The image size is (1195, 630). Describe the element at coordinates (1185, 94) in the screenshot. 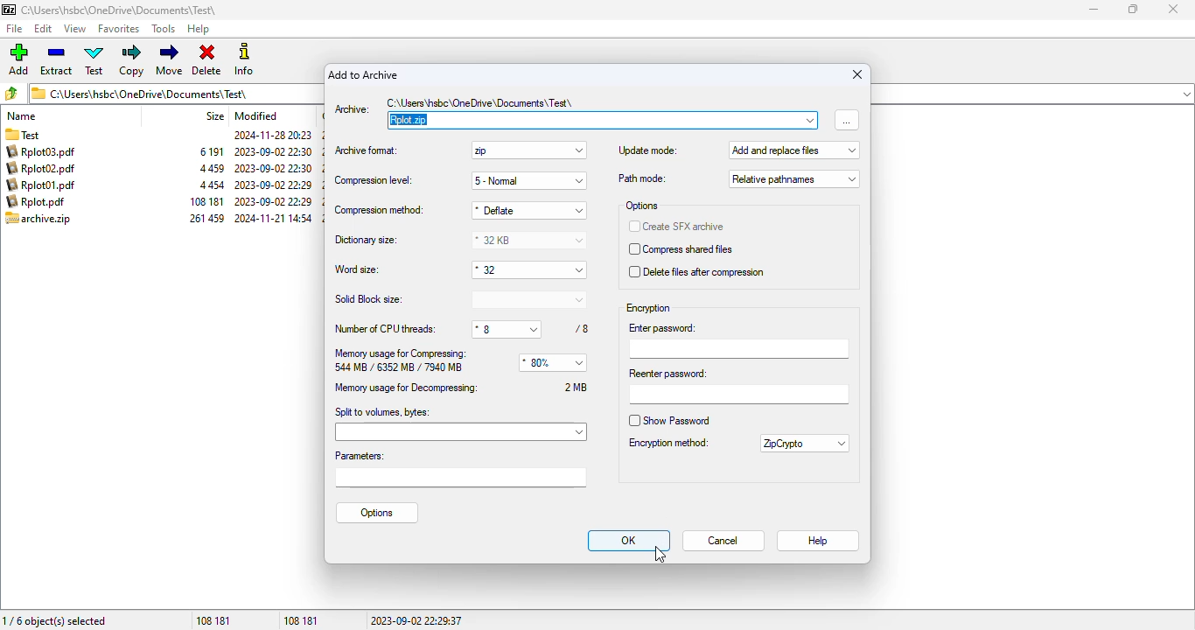

I see `dropdown` at that location.